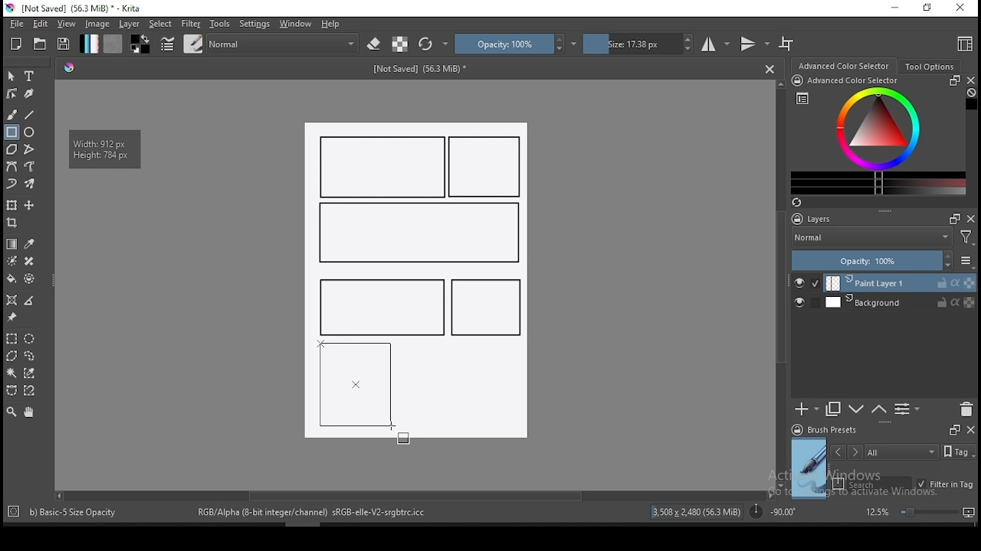 This screenshot has width=981, height=551. I want to click on scroll bar, so click(413, 494).